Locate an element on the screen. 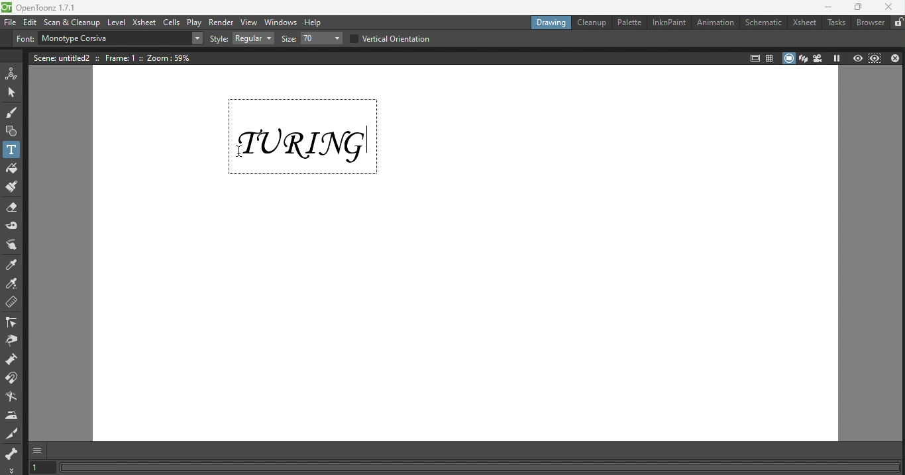 Image resolution: width=905 pixels, height=475 pixels. TURING is located at coordinates (307, 133).